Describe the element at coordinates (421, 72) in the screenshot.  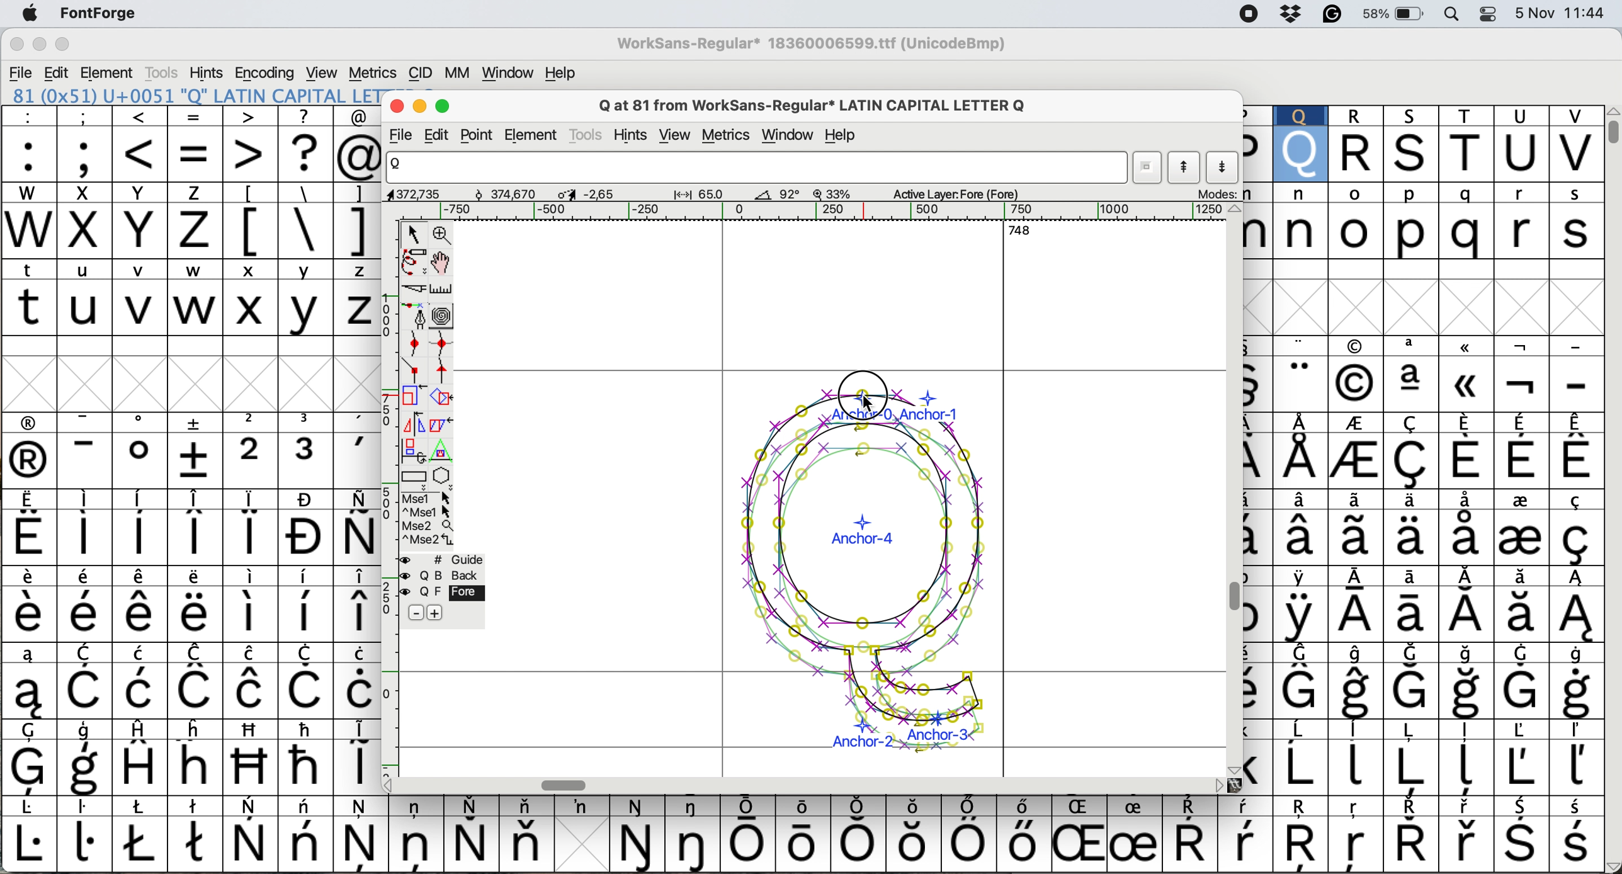
I see `cid` at that location.